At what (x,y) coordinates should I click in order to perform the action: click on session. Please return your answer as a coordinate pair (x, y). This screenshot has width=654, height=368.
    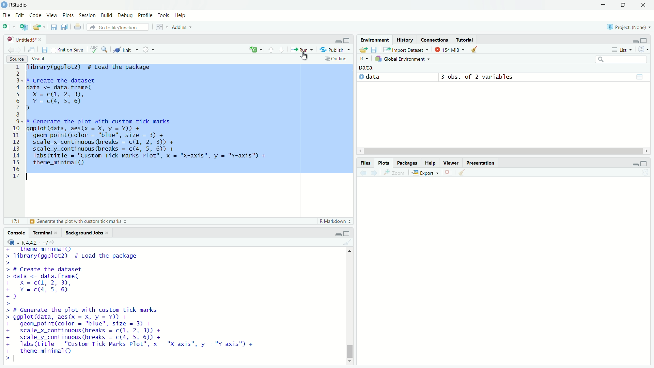
    Looking at the image, I should click on (87, 15).